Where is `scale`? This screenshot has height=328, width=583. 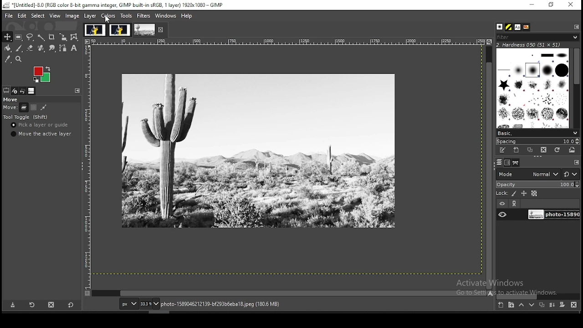
scale is located at coordinates (286, 41).